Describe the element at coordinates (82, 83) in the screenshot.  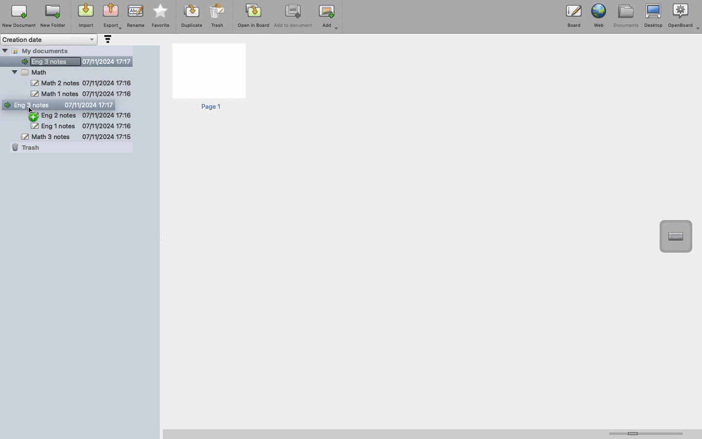
I see `Math 2 notes` at that location.